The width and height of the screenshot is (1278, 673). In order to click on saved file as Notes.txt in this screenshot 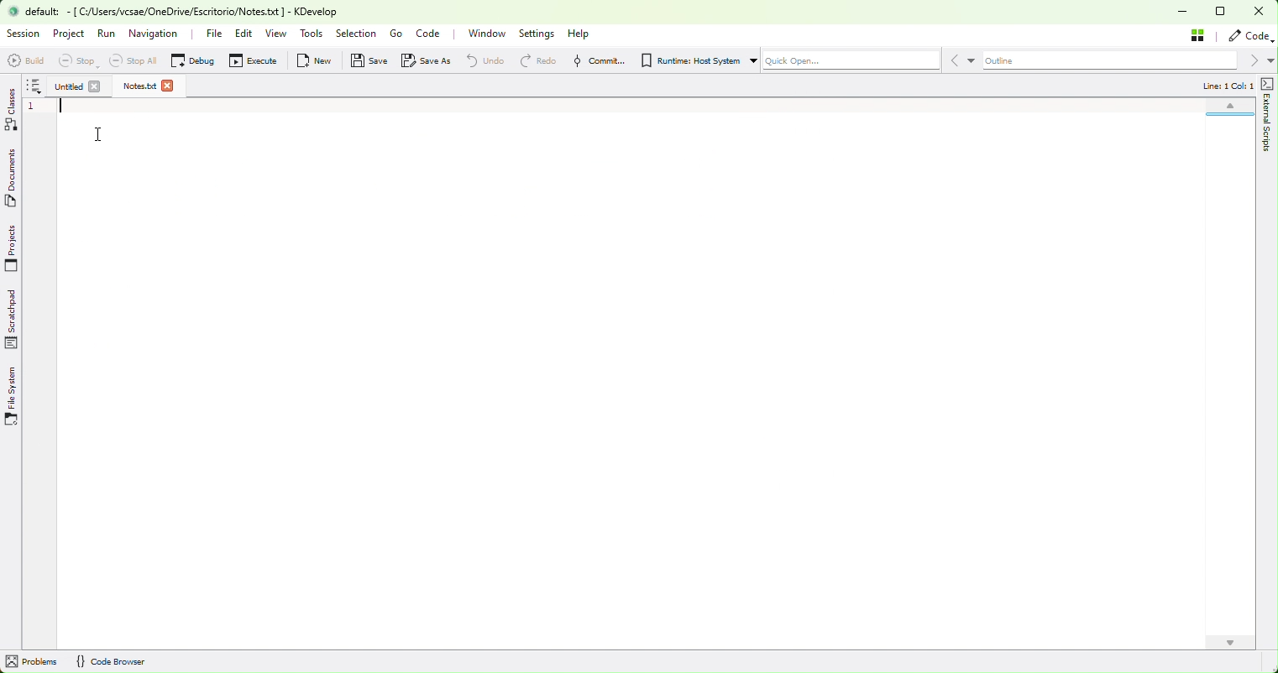, I will do `click(139, 86)`.